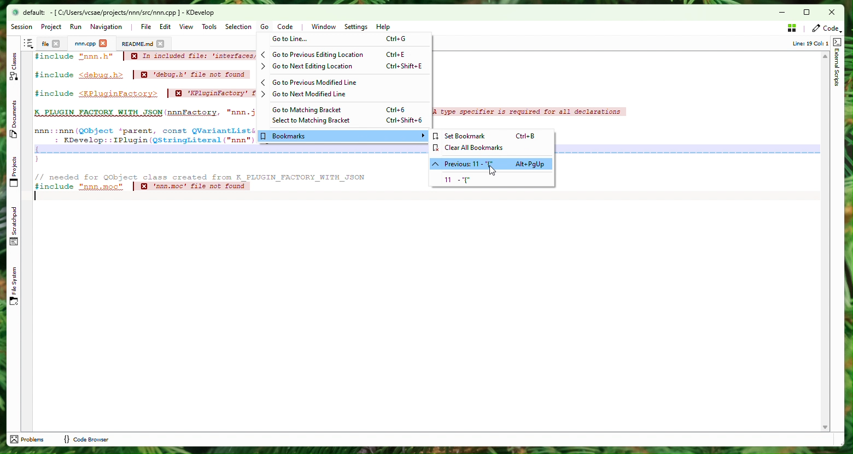  I want to click on File Sytem, so click(15, 287).